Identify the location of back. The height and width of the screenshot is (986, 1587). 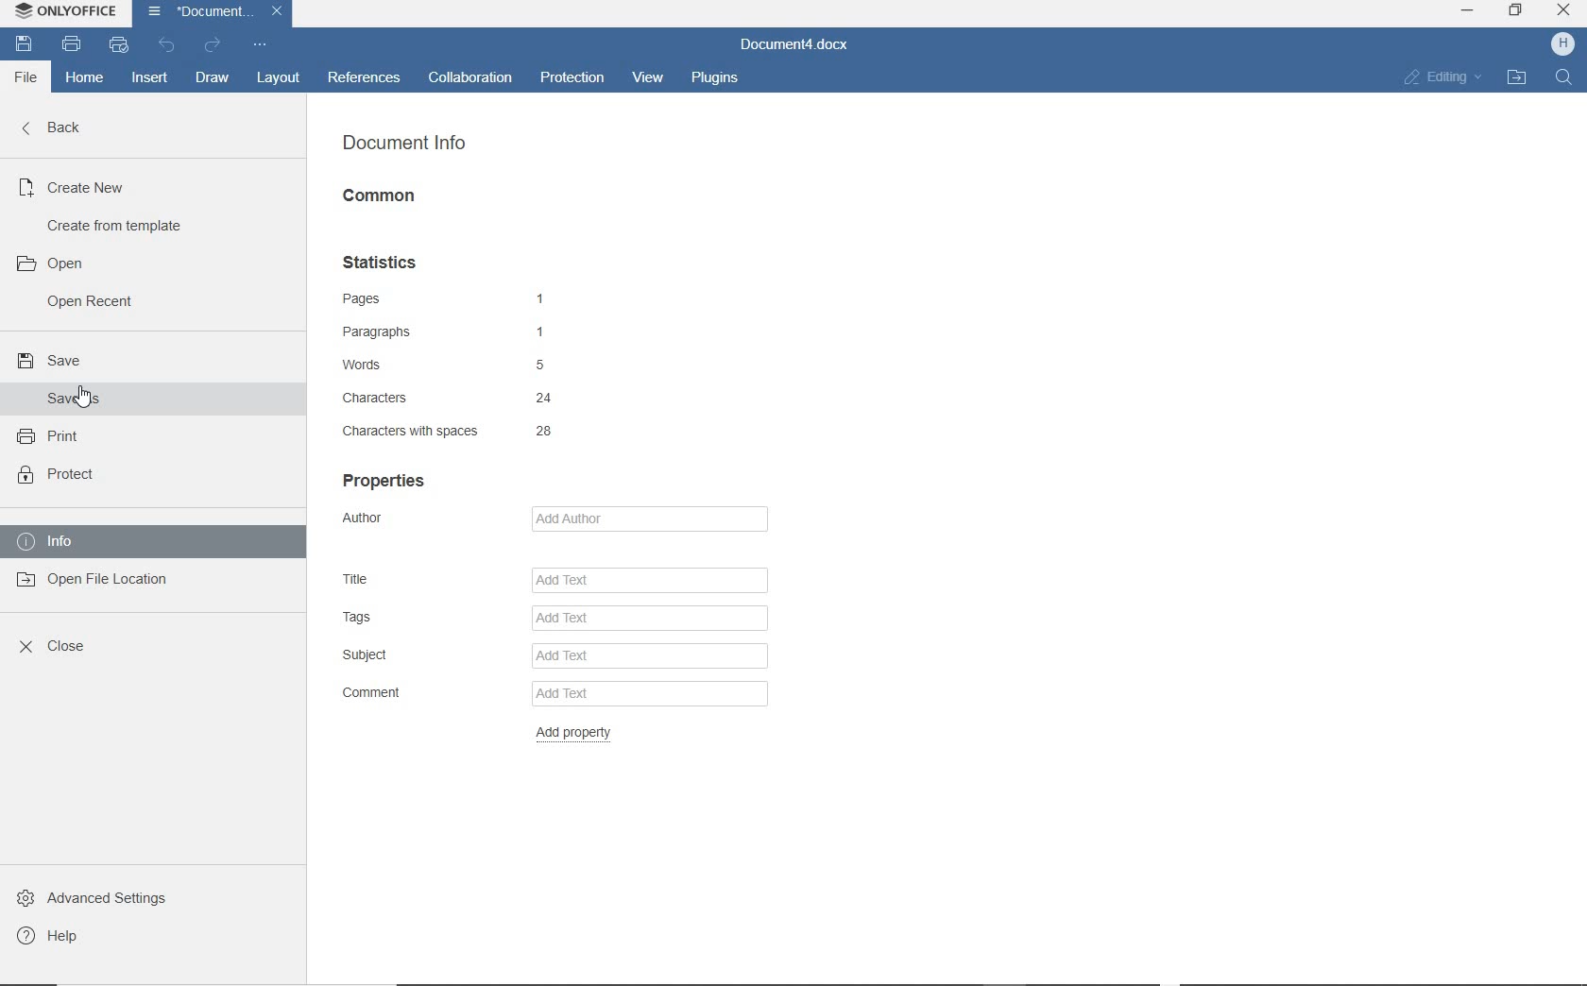
(61, 127).